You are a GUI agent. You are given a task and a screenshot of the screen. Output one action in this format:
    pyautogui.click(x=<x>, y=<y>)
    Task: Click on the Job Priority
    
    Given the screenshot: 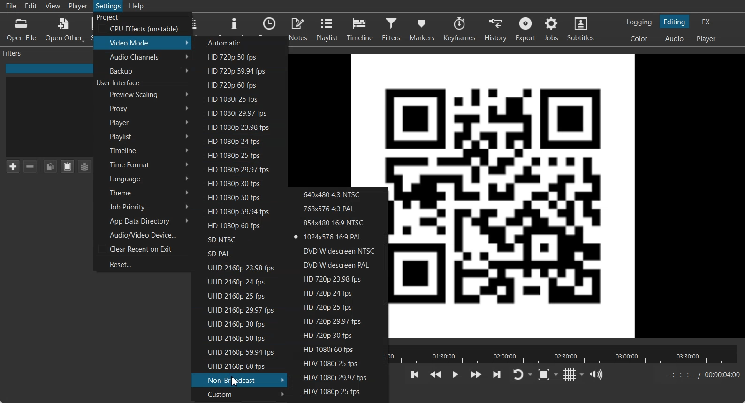 What is the action you would take?
    pyautogui.click(x=142, y=207)
    